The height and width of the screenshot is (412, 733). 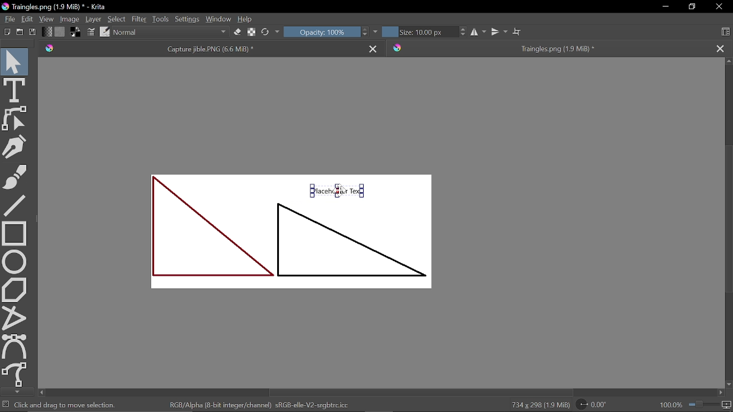 I want to click on Cursor, so click(x=337, y=192).